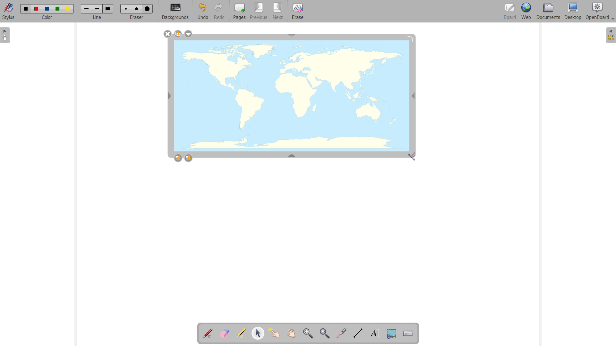  I want to click on large, so click(148, 9).